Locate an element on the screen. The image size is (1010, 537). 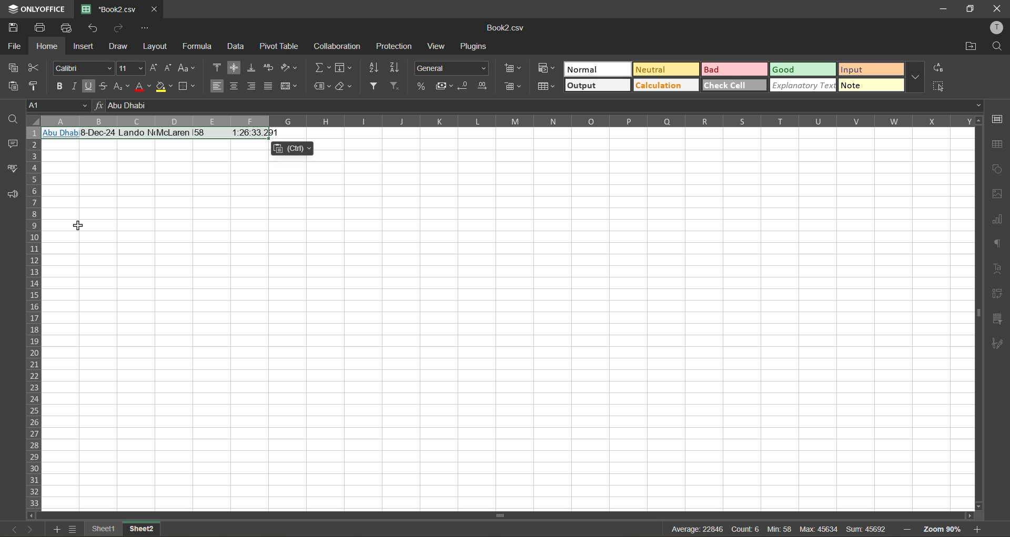
vertical scrollbar is located at coordinates (976, 311).